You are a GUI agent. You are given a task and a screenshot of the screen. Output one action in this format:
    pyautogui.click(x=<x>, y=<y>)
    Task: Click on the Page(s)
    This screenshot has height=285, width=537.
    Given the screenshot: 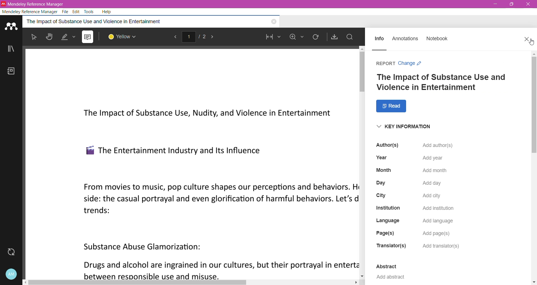 What is the action you would take?
    pyautogui.click(x=384, y=234)
    